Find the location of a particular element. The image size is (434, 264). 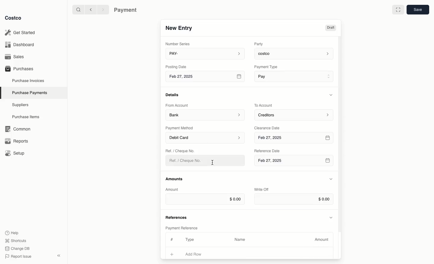

Report Issue is located at coordinates (18, 257).